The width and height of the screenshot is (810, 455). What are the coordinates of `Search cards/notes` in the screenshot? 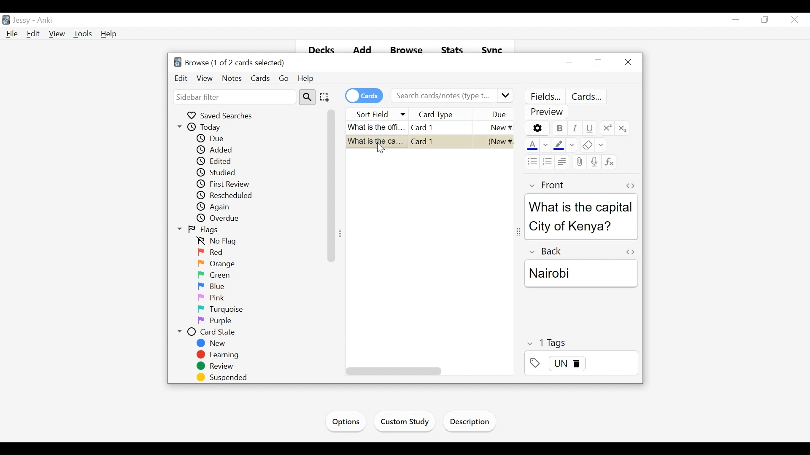 It's located at (451, 96).